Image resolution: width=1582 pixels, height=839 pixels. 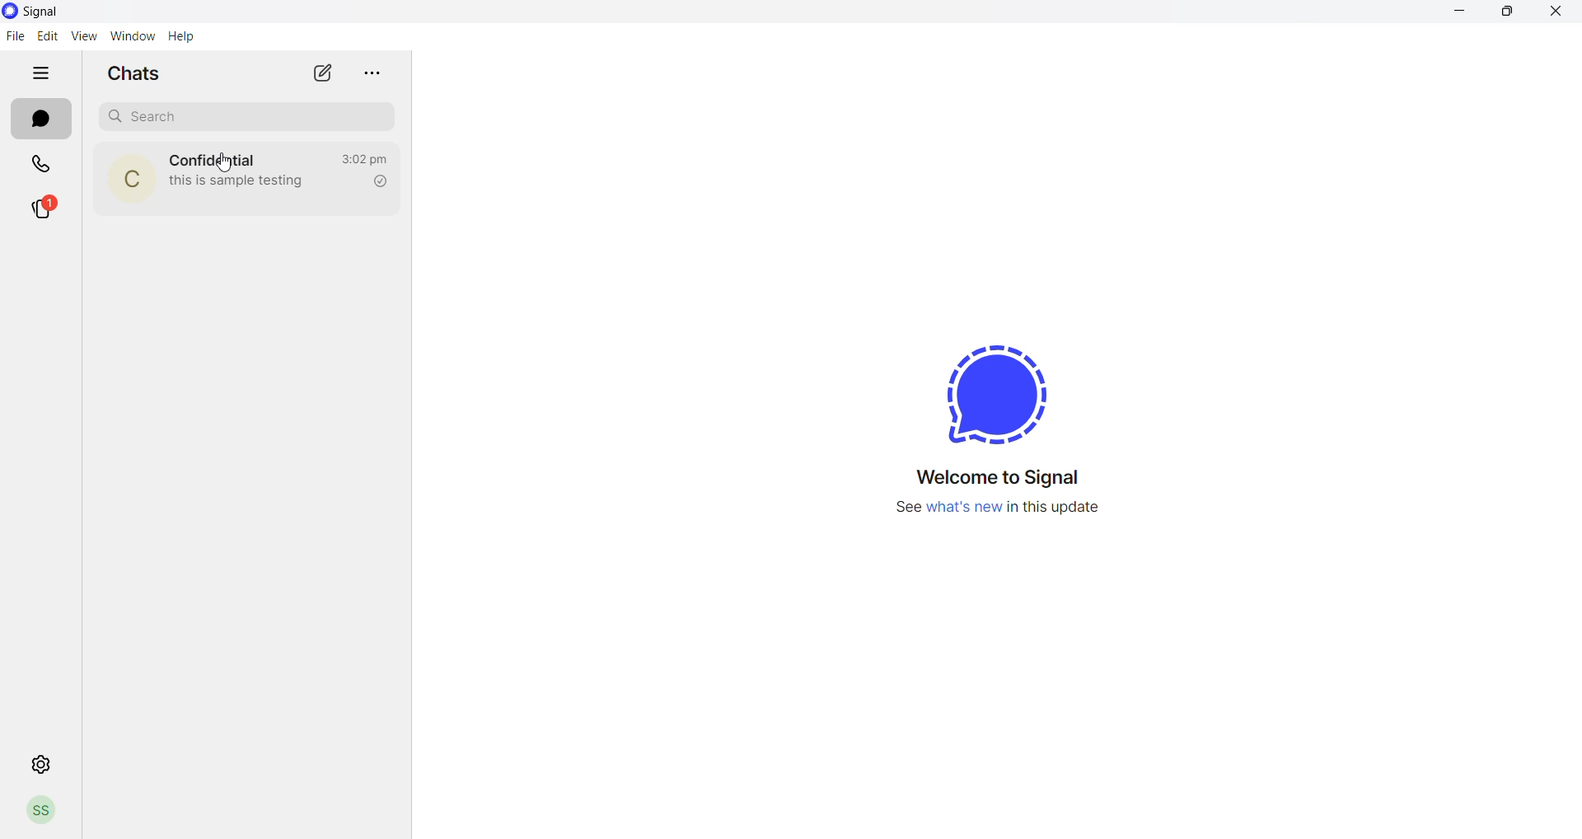 I want to click on settings, so click(x=34, y=766).